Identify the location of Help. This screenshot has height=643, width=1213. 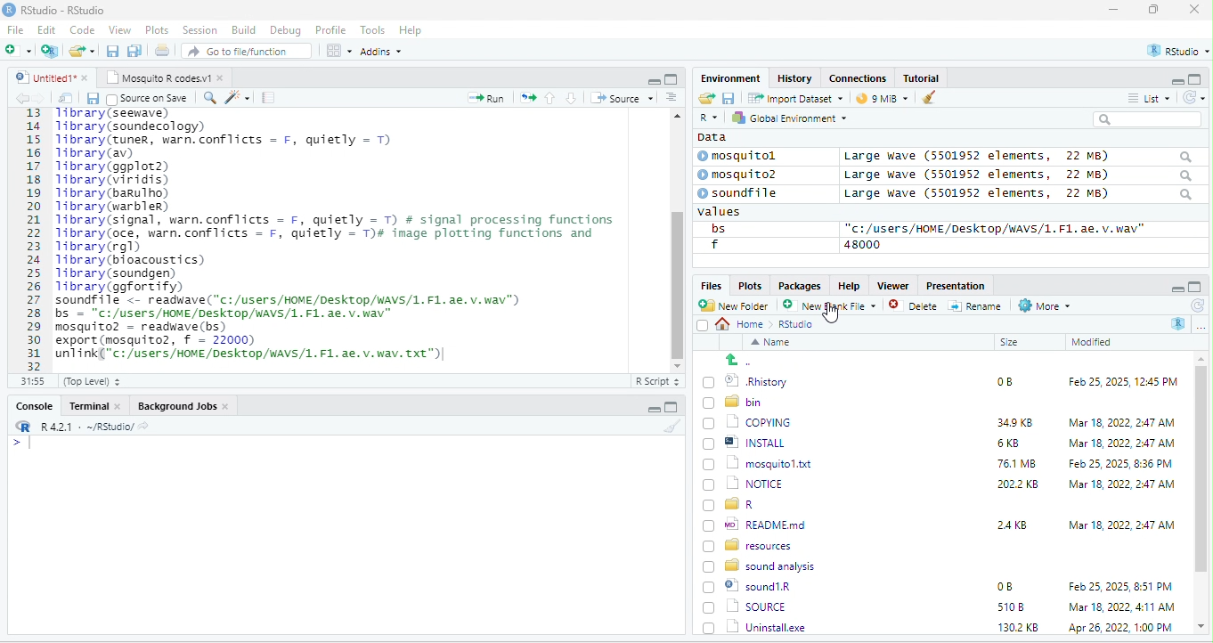
(849, 284).